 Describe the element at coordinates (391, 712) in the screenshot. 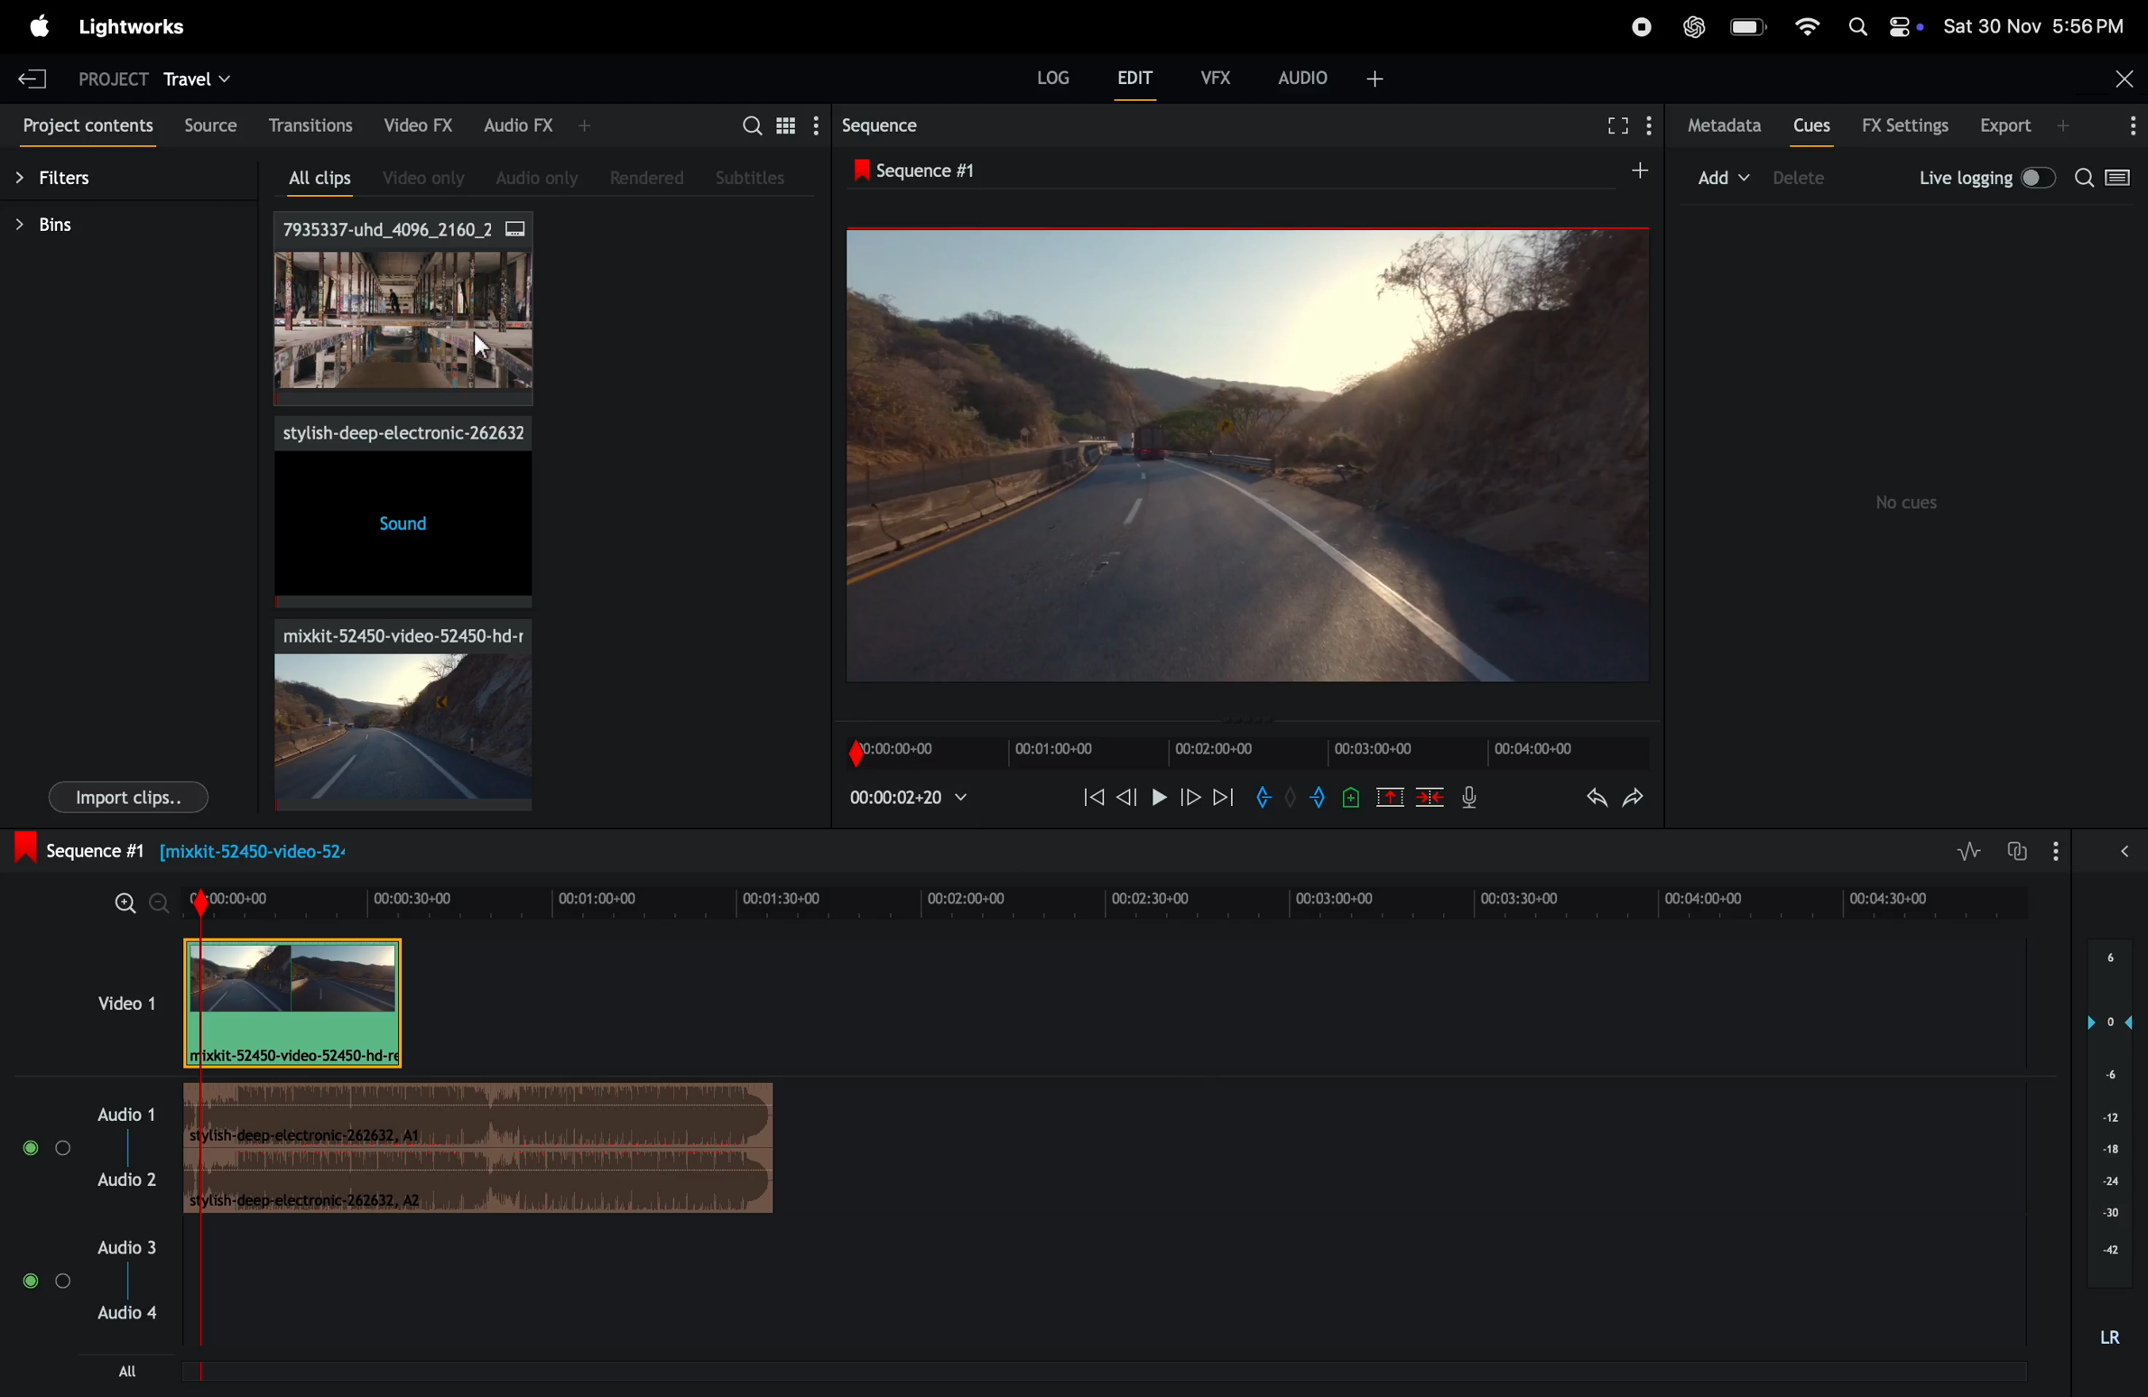

I see `video clip` at that location.